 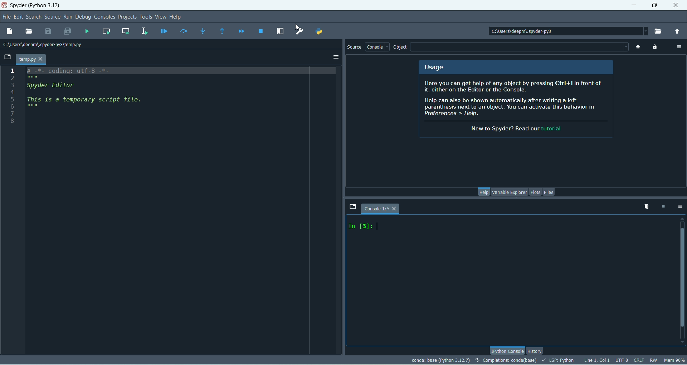 What do you see at coordinates (506, 360) in the screenshot?
I see `completion:conda` at bounding box center [506, 360].